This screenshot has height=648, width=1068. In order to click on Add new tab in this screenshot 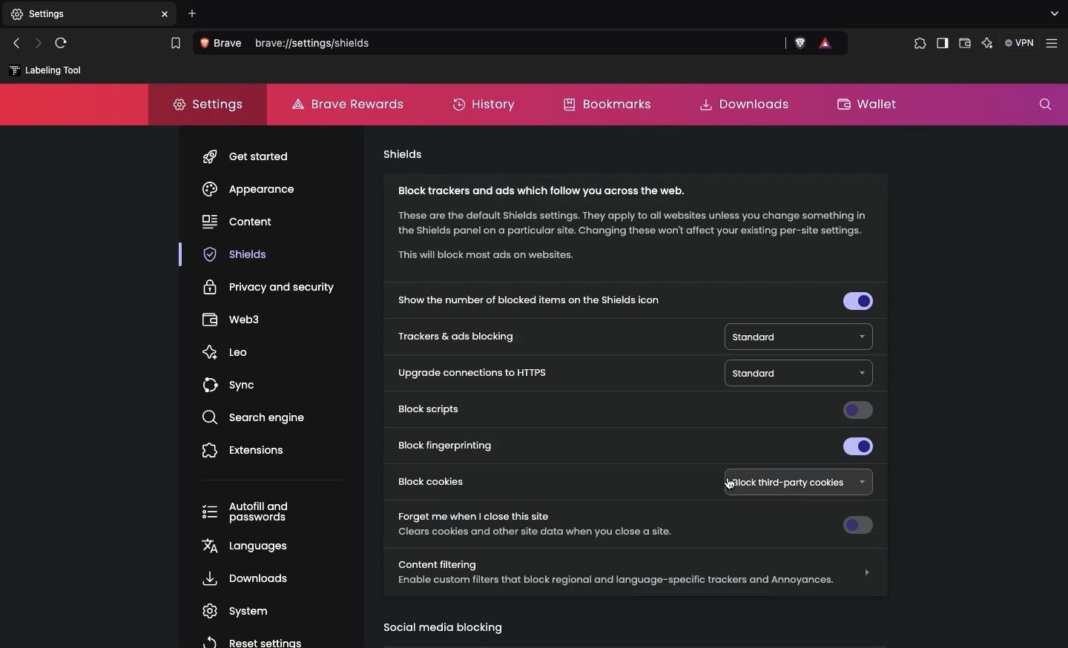, I will do `click(191, 13)`.